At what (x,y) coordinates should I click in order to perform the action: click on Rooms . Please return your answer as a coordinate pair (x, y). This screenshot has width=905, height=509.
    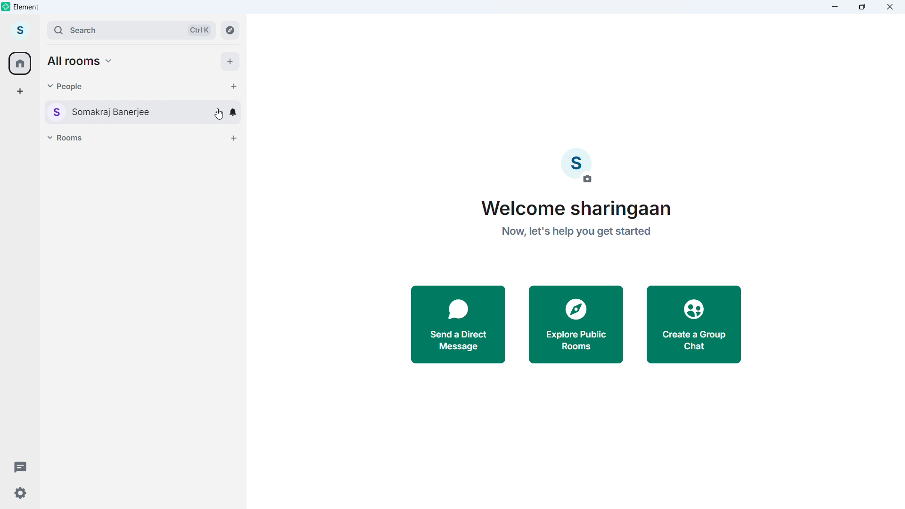
    Looking at the image, I should click on (67, 137).